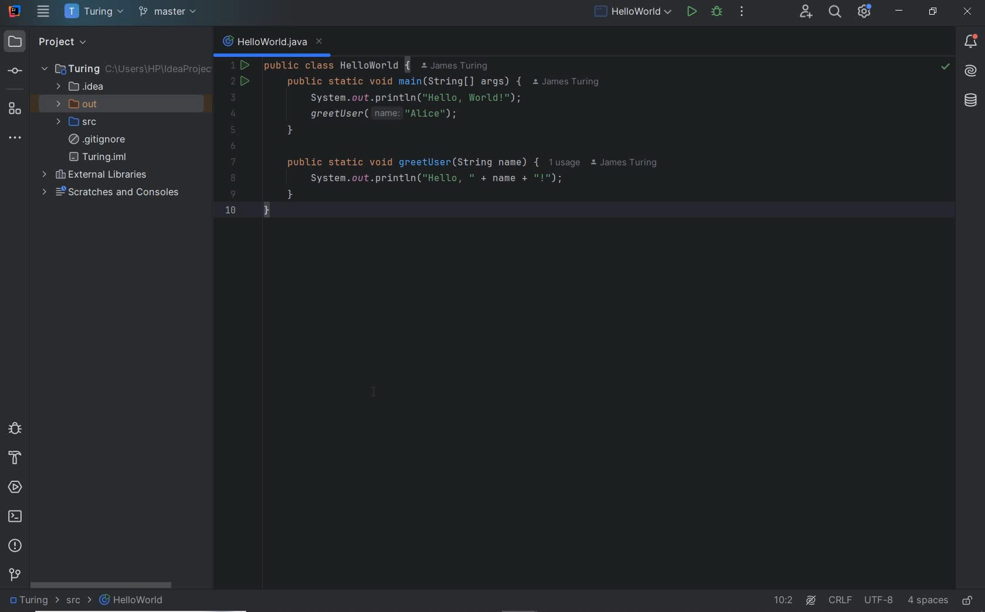 This screenshot has width=985, height=612. Describe the element at coordinates (877, 601) in the screenshot. I see `UTF-8(FILE ENCODING)` at that location.